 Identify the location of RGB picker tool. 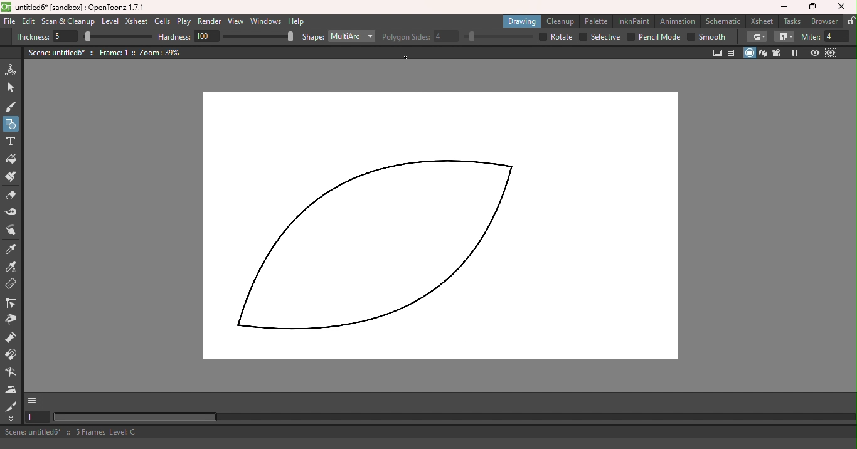
(12, 267).